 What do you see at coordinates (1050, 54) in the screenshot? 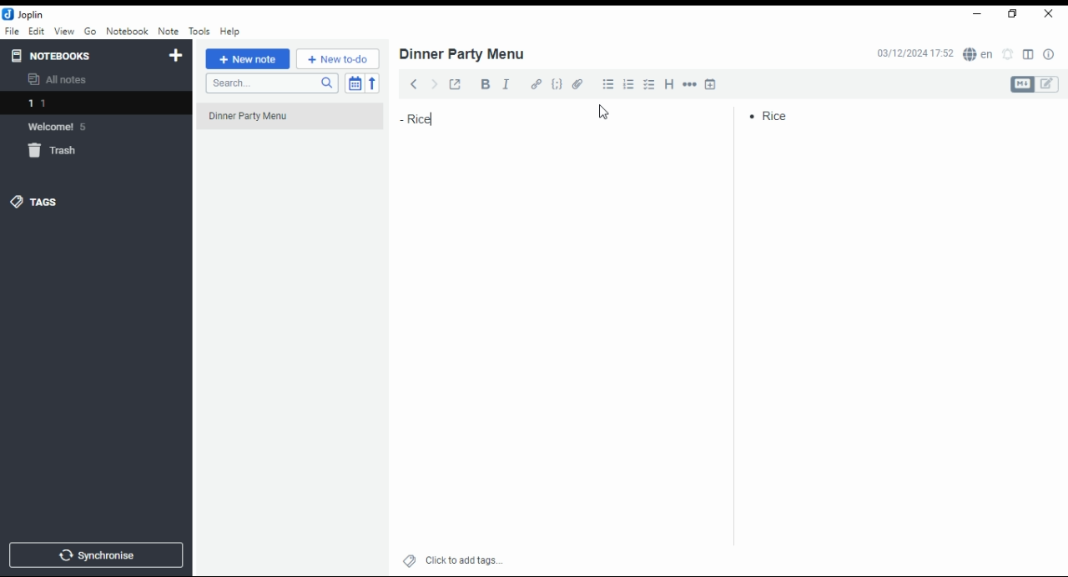
I see `notes properties` at bounding box center [1050, 54].